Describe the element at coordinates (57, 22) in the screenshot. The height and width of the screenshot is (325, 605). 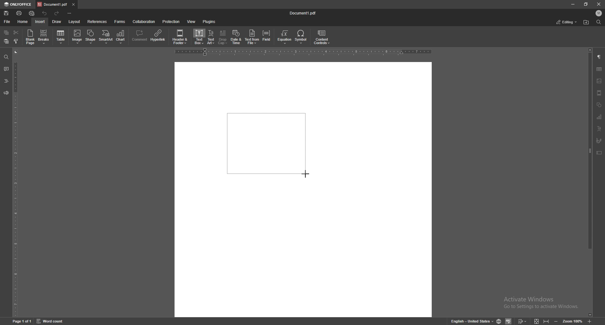
I see `draw` at that location.